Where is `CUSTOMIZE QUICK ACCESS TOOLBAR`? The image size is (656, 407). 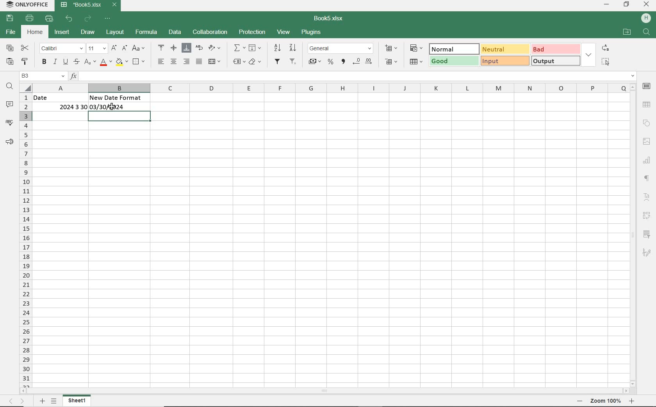 CUSTOMIZE QUICK ACCESS TOOLBAR is located at coordinates (108, 19).